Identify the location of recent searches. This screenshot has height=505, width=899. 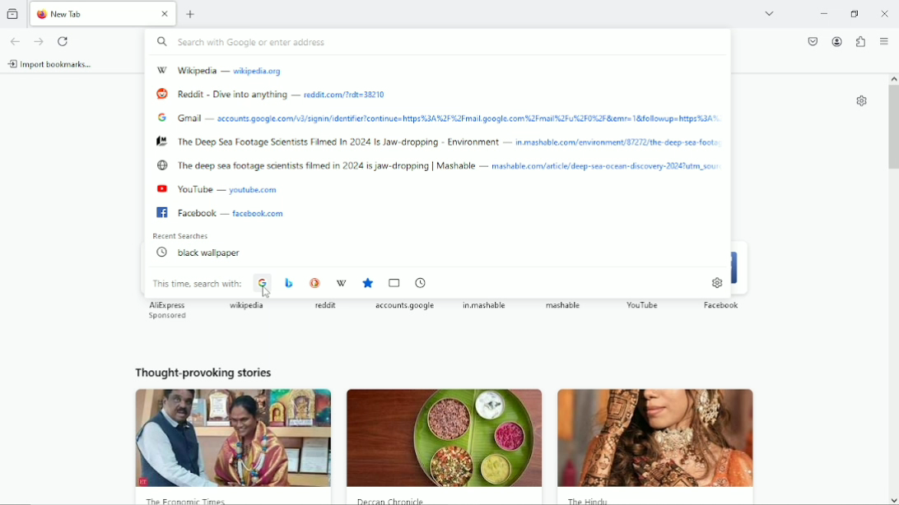
(184, 236).